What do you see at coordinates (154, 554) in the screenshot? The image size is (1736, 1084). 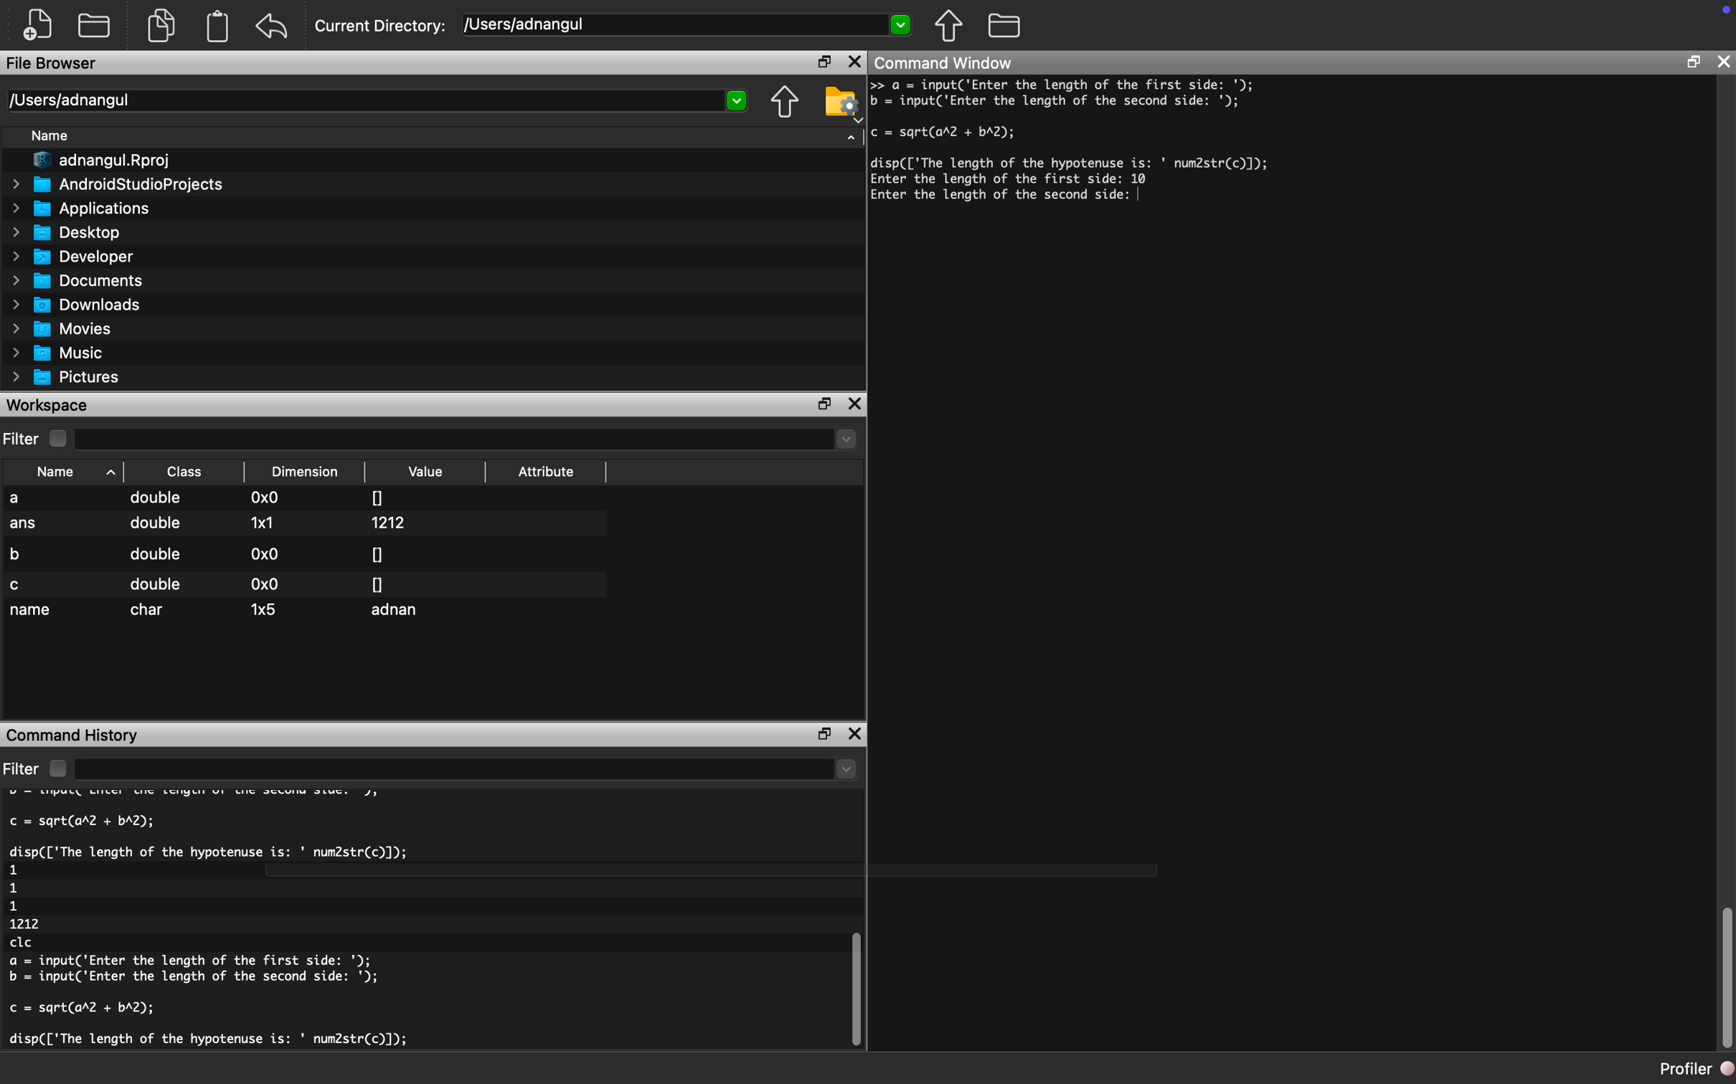 I see `double` at bounding box center [154, 554].